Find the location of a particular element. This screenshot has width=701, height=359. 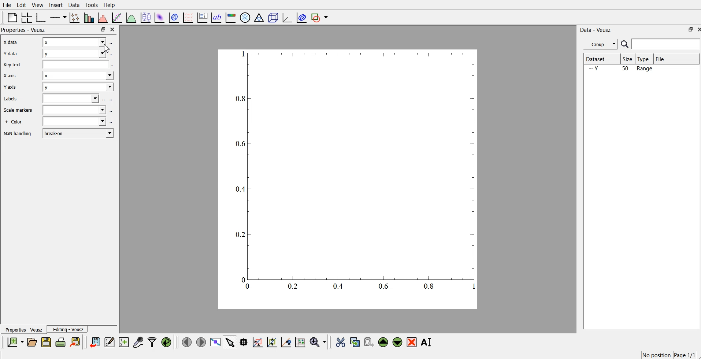

search bar is located at coordinates (660, 44).